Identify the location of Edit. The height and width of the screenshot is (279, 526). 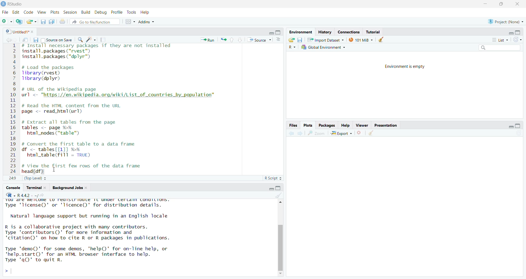
(16, 12).